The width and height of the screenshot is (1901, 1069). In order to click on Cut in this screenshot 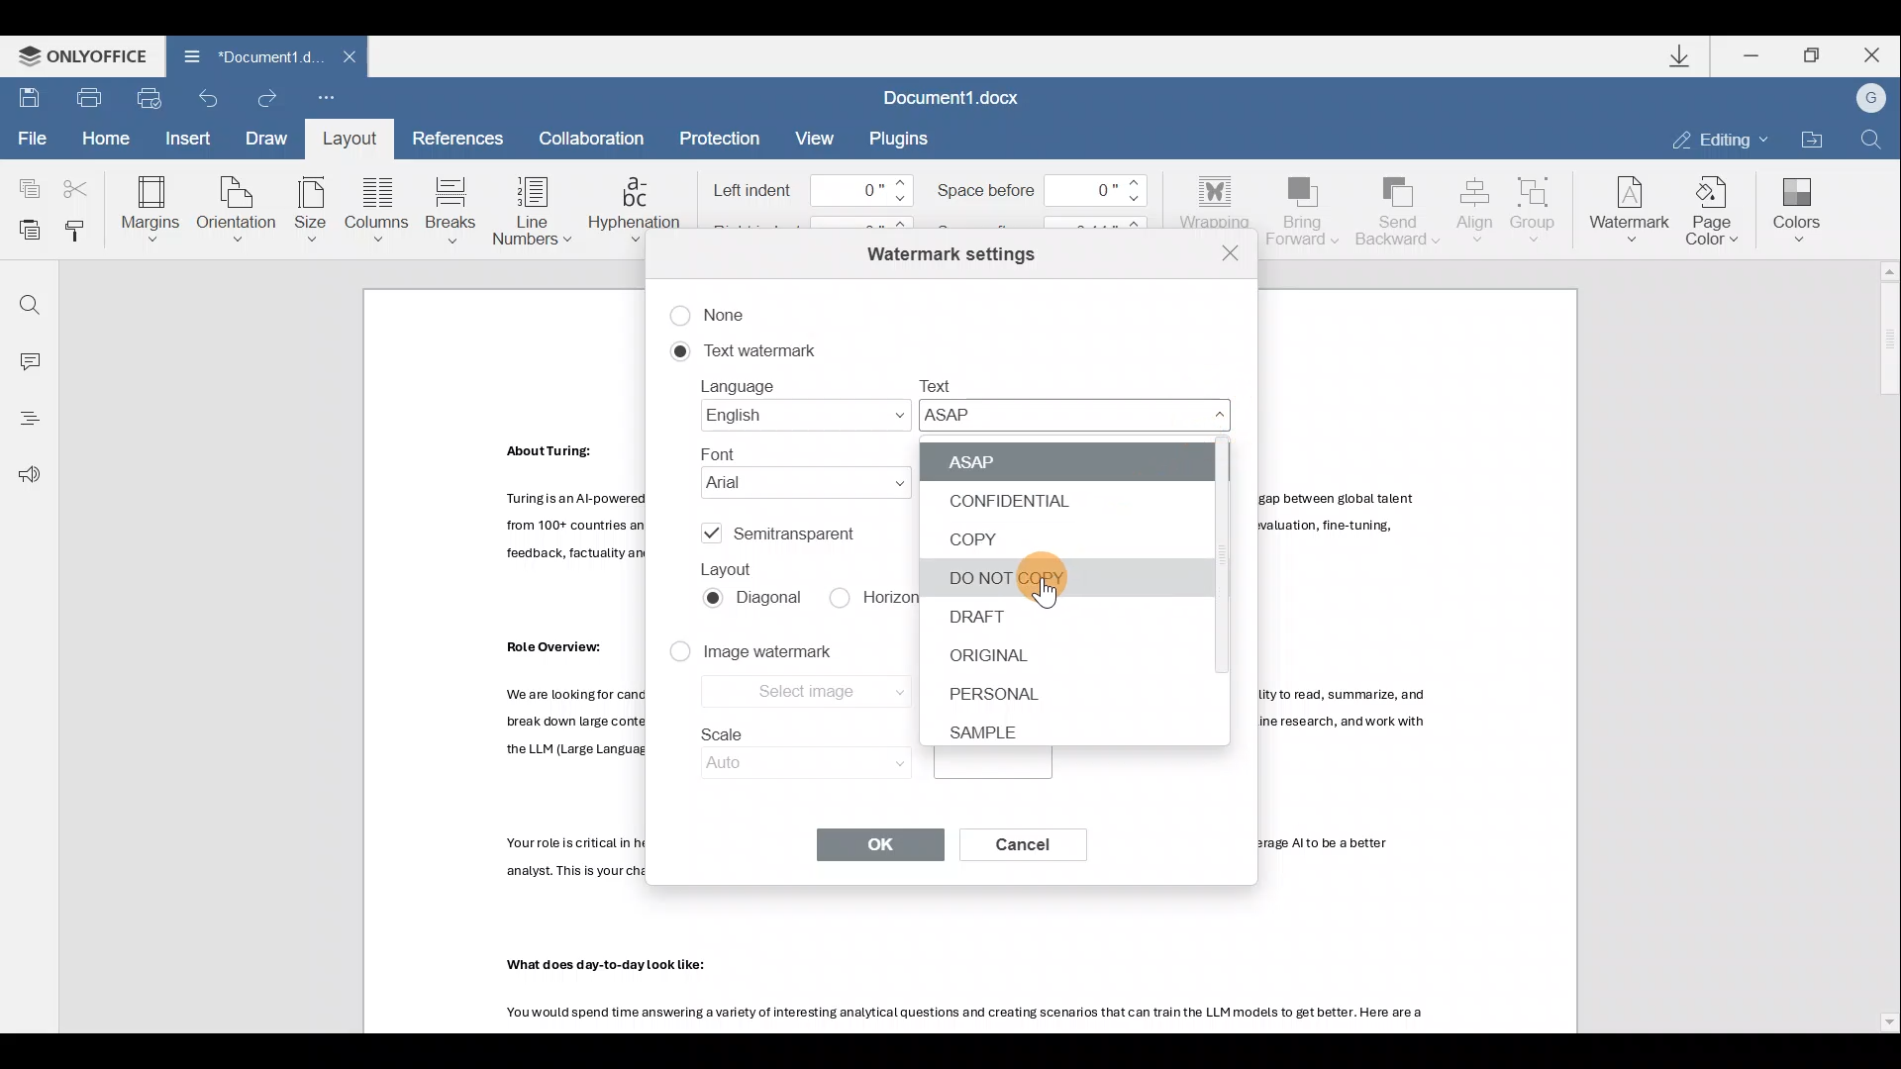, I will do `click(76, 185)`.